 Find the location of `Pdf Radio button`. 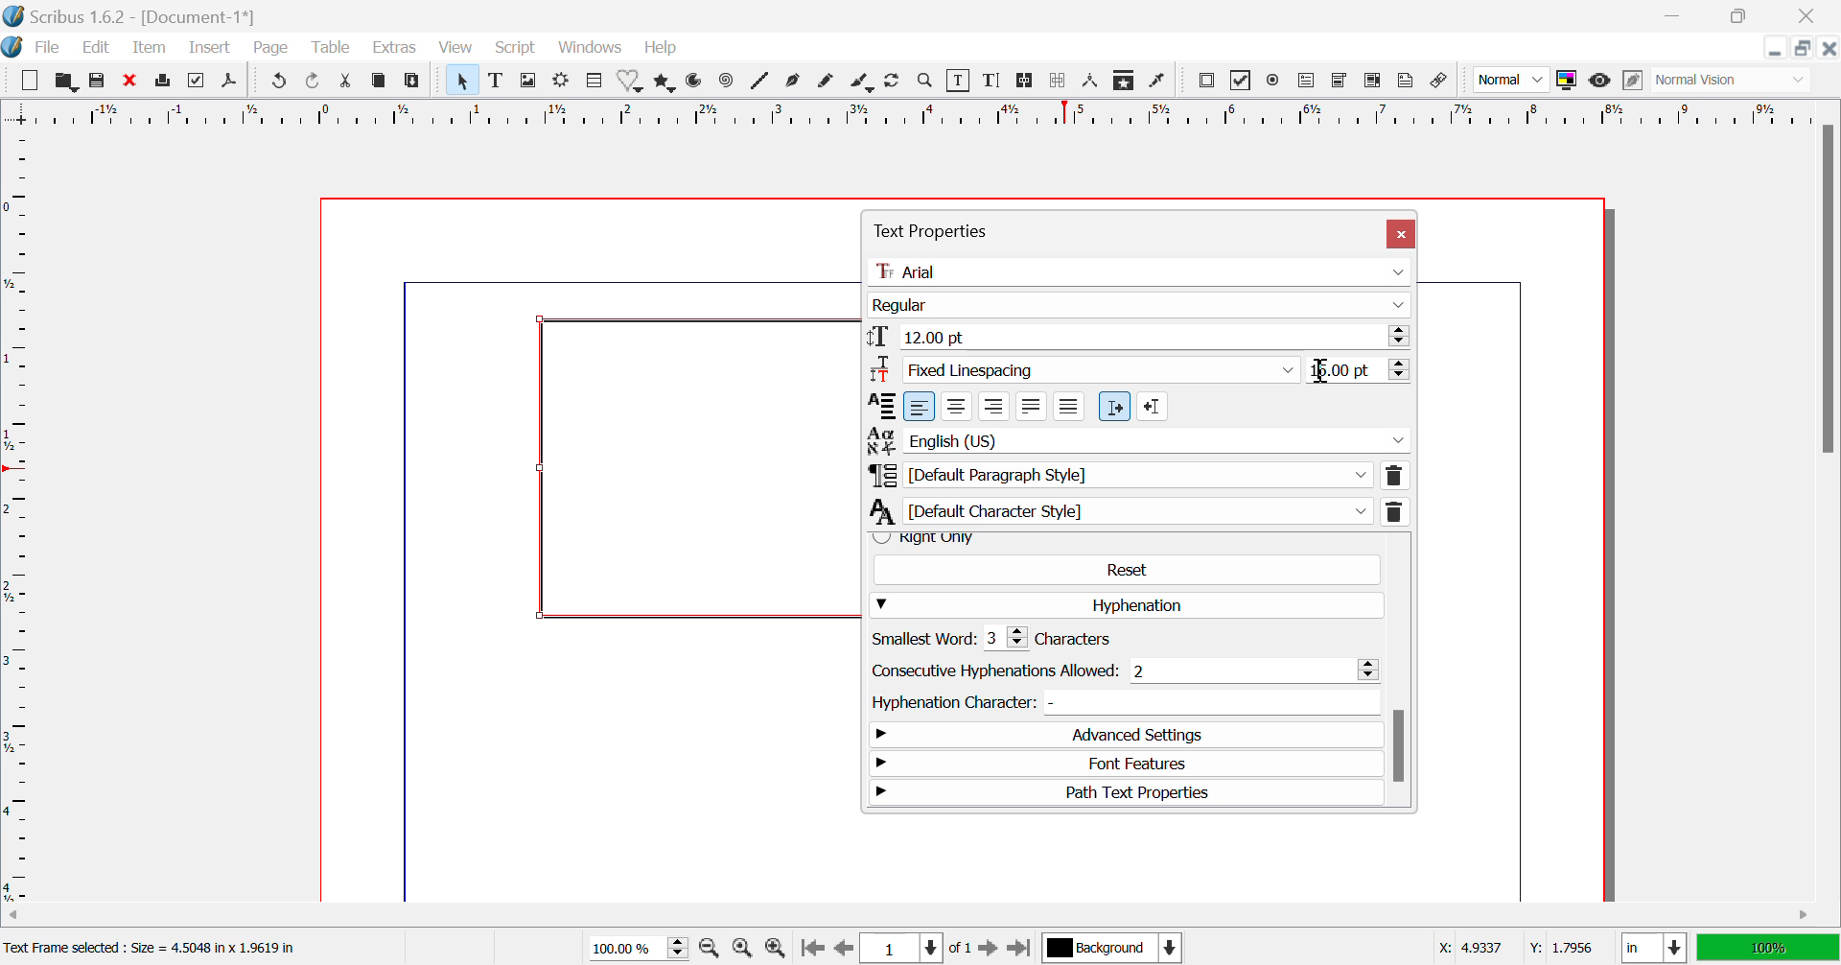

Pdf Radio button is located at coordinates (1276, 81).